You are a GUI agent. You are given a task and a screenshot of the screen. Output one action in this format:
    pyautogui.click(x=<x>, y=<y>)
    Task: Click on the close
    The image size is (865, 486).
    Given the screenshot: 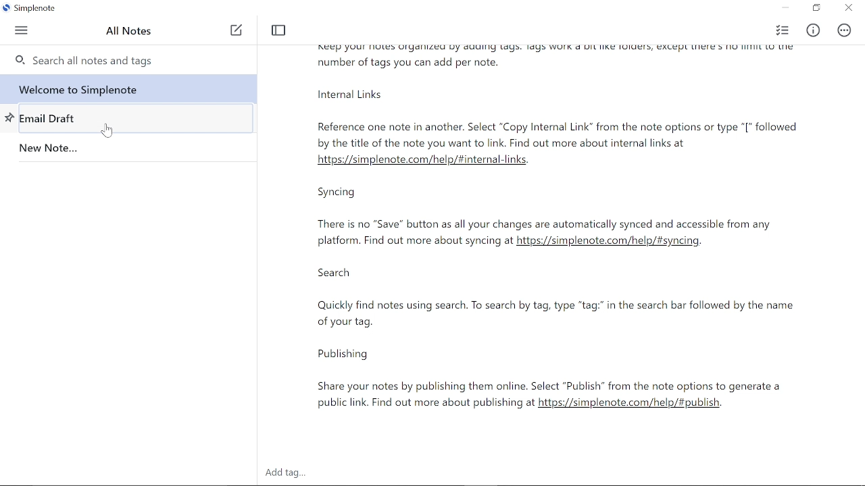 What is the action you would take?
    pyautogui.click(x=848, y=9)
    